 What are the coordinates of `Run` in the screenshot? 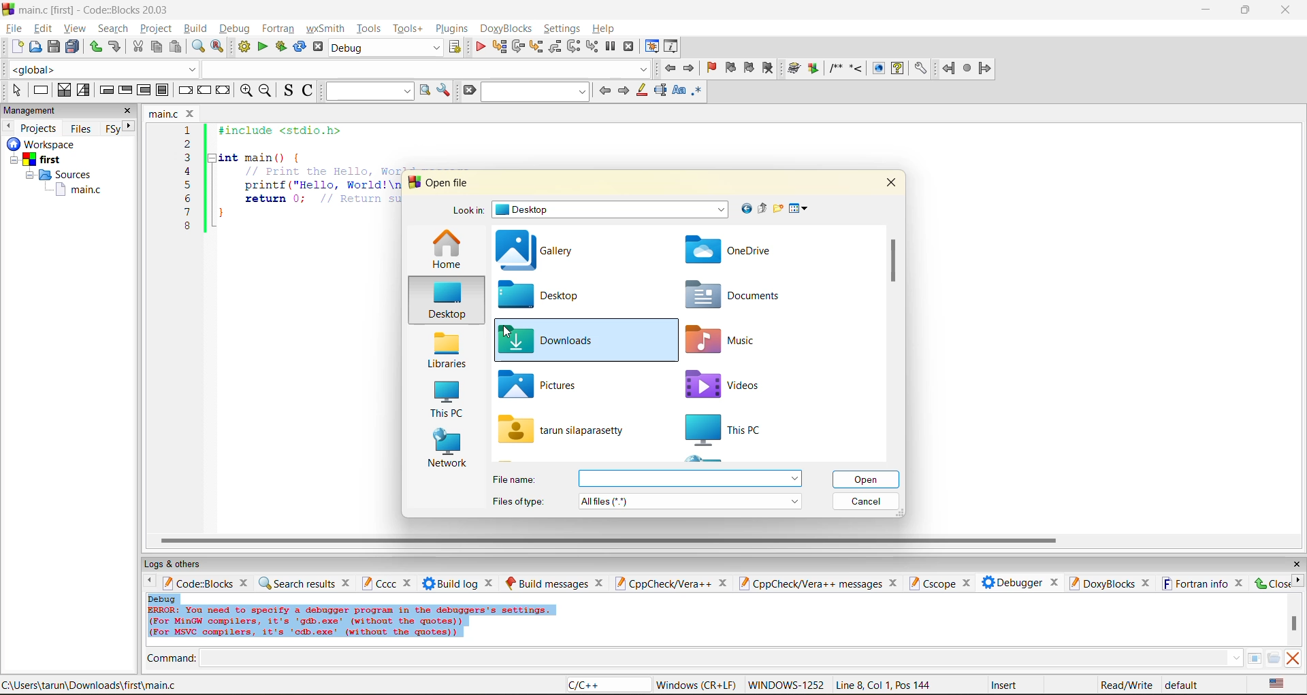 It's located at (813, 68).